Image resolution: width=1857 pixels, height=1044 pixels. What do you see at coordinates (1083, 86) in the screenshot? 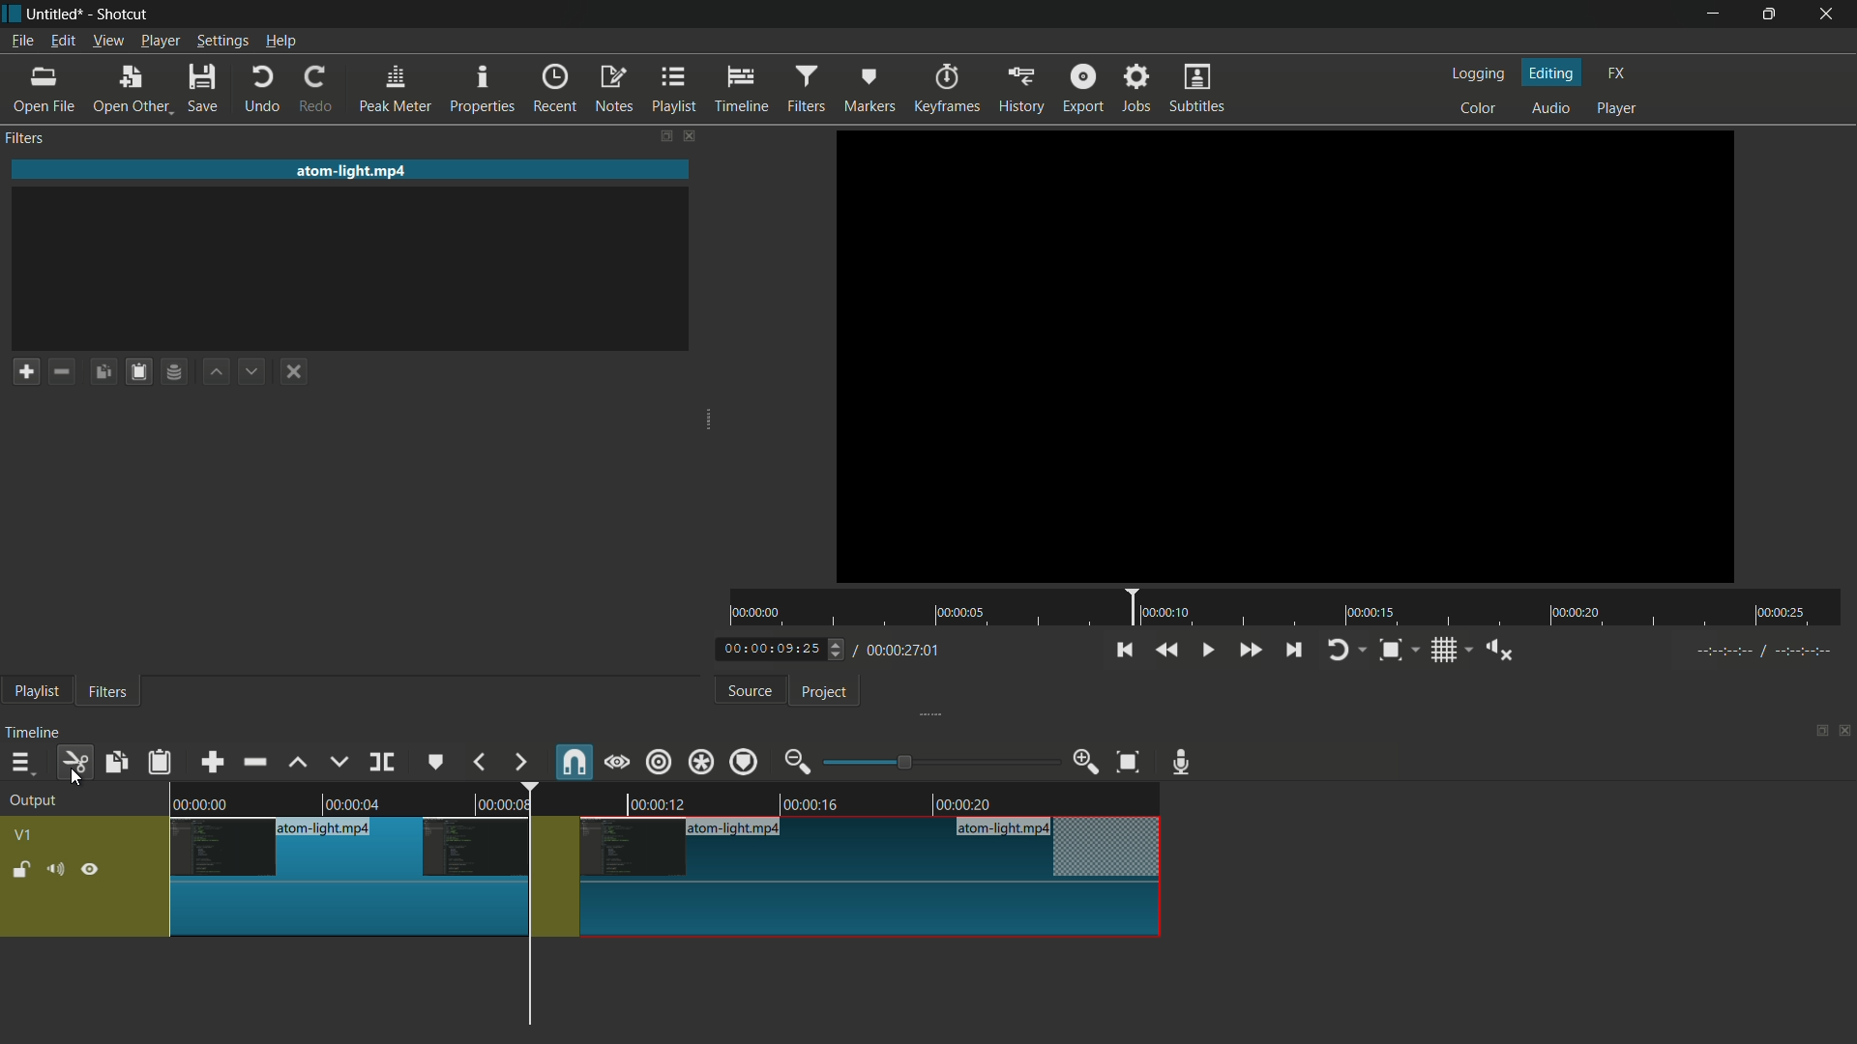
I see `export` at bounding box center [1083, 86].